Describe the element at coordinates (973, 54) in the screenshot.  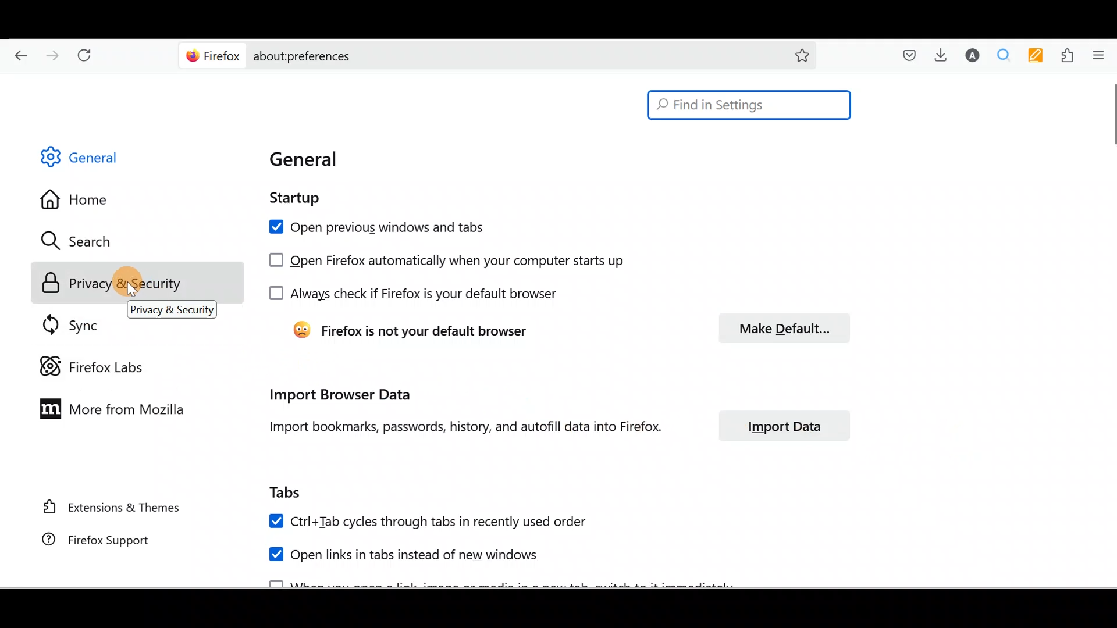
I see `Account` at that location.